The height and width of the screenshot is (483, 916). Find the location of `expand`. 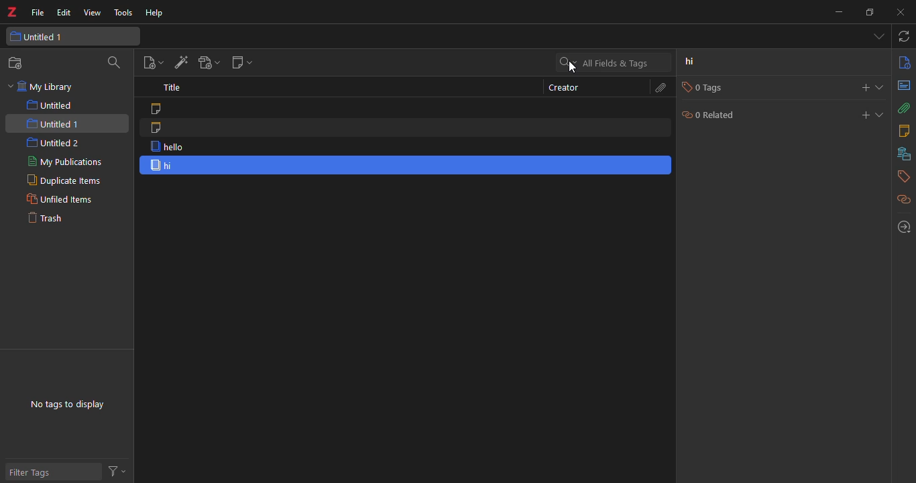

expand is located at coordinates (880, 87).